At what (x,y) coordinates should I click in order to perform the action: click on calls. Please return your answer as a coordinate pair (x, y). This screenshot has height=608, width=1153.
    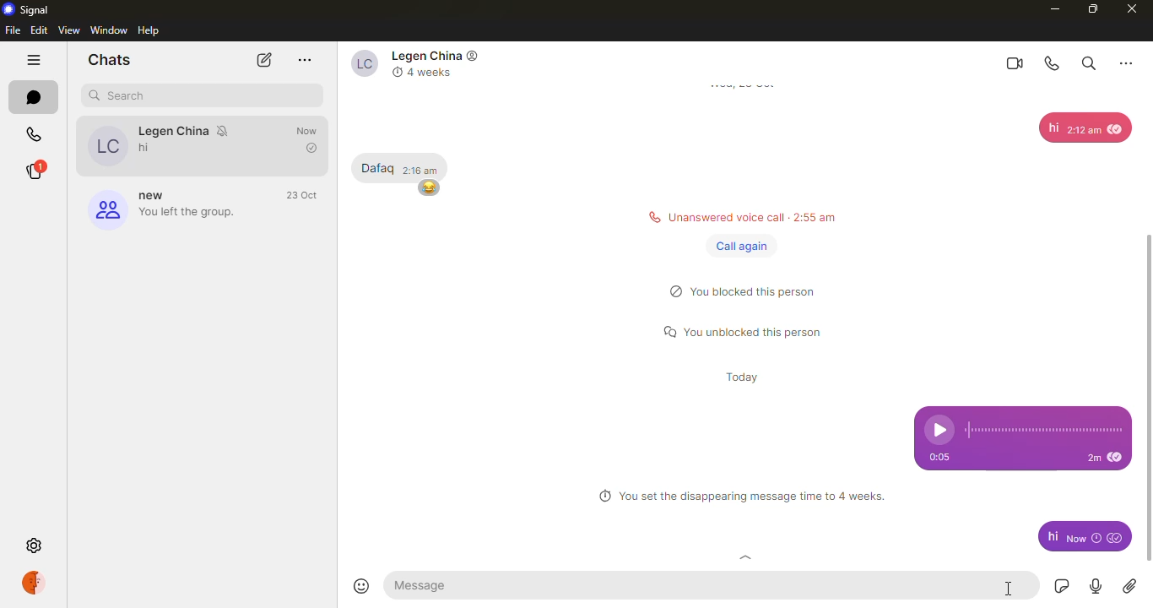
    Looking at the image, I should click on (34, 136).